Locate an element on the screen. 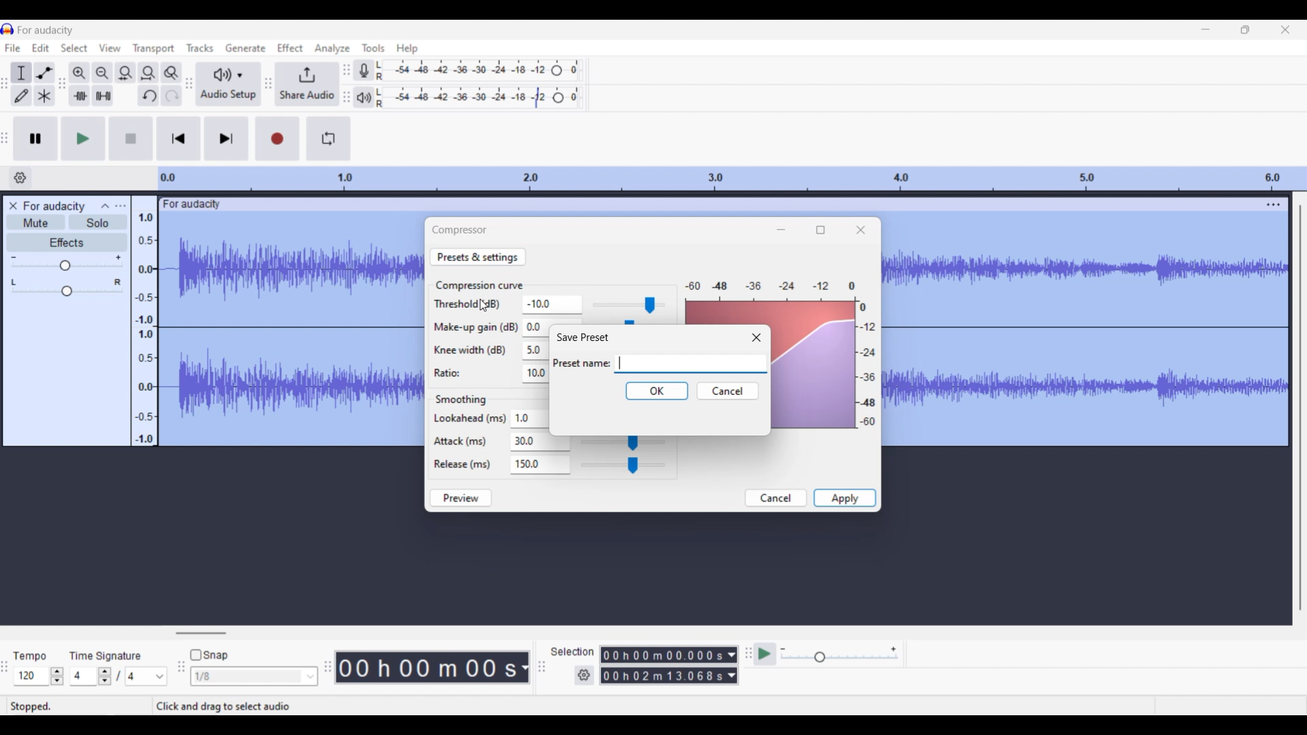 This screenshot has height=735, width=1307. Record meter is located at coordinates (364, 70).